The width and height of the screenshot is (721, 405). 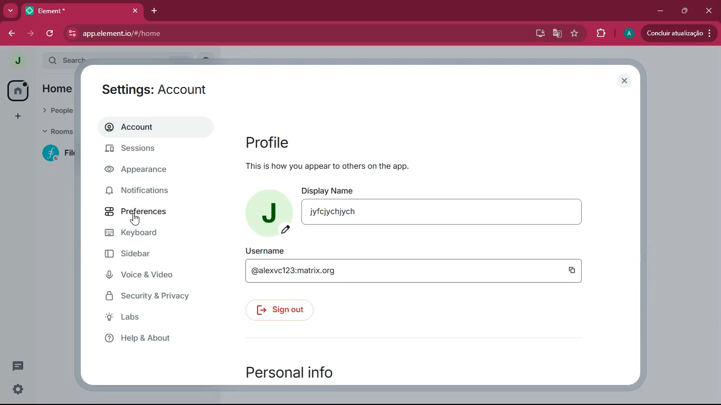 I want to click on appearance, so click(x=146, y=170).